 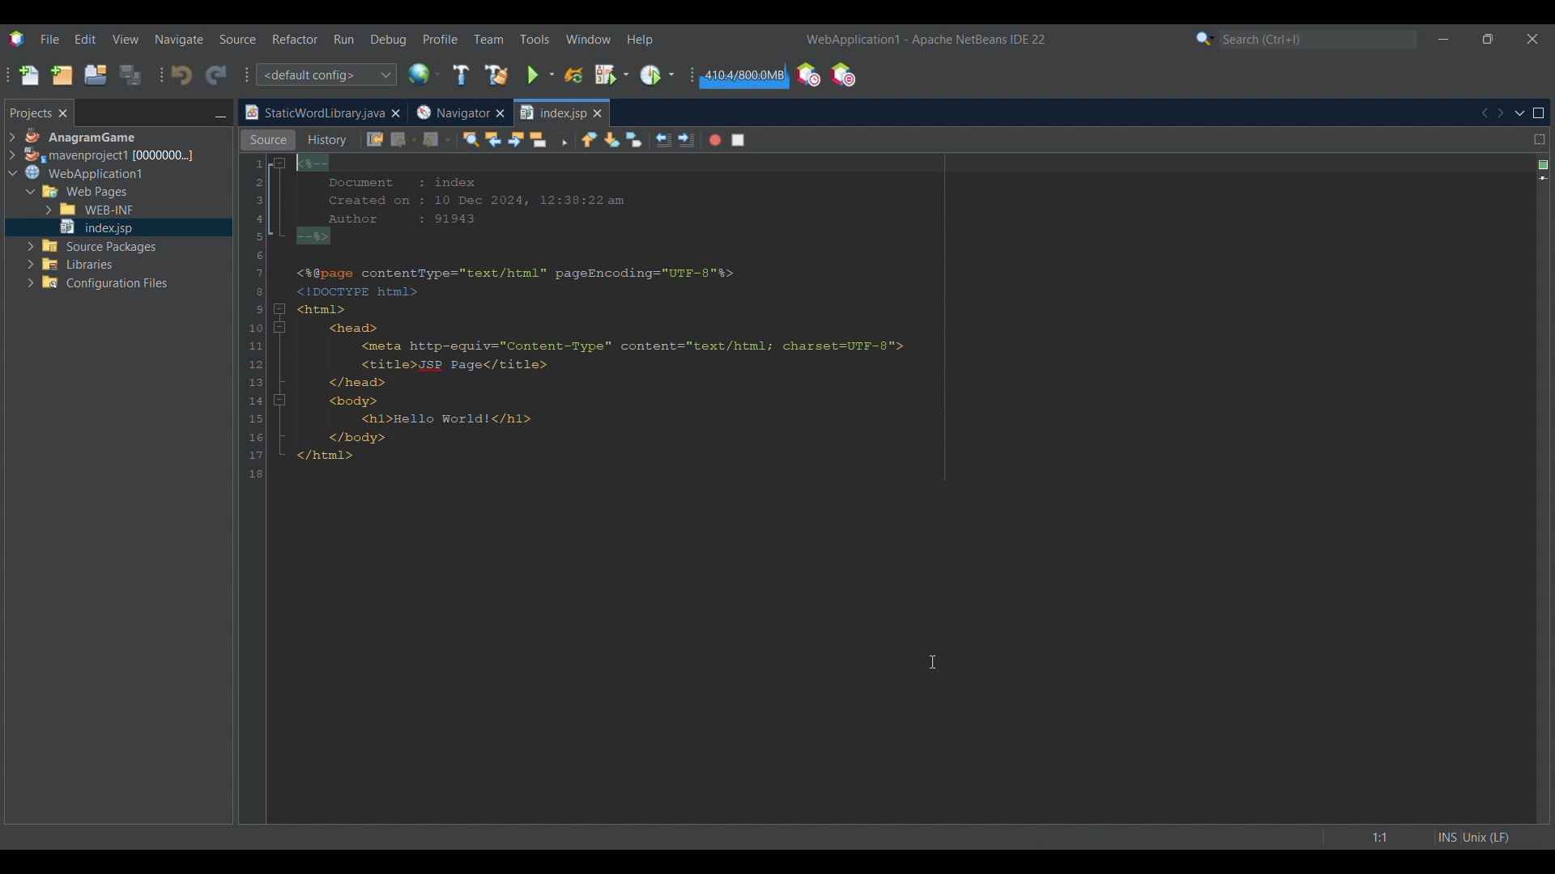 What do you see at coordinates (589, 139) in the screenshot?
I see `Previous bookmark` at bounding box center [589, 139].